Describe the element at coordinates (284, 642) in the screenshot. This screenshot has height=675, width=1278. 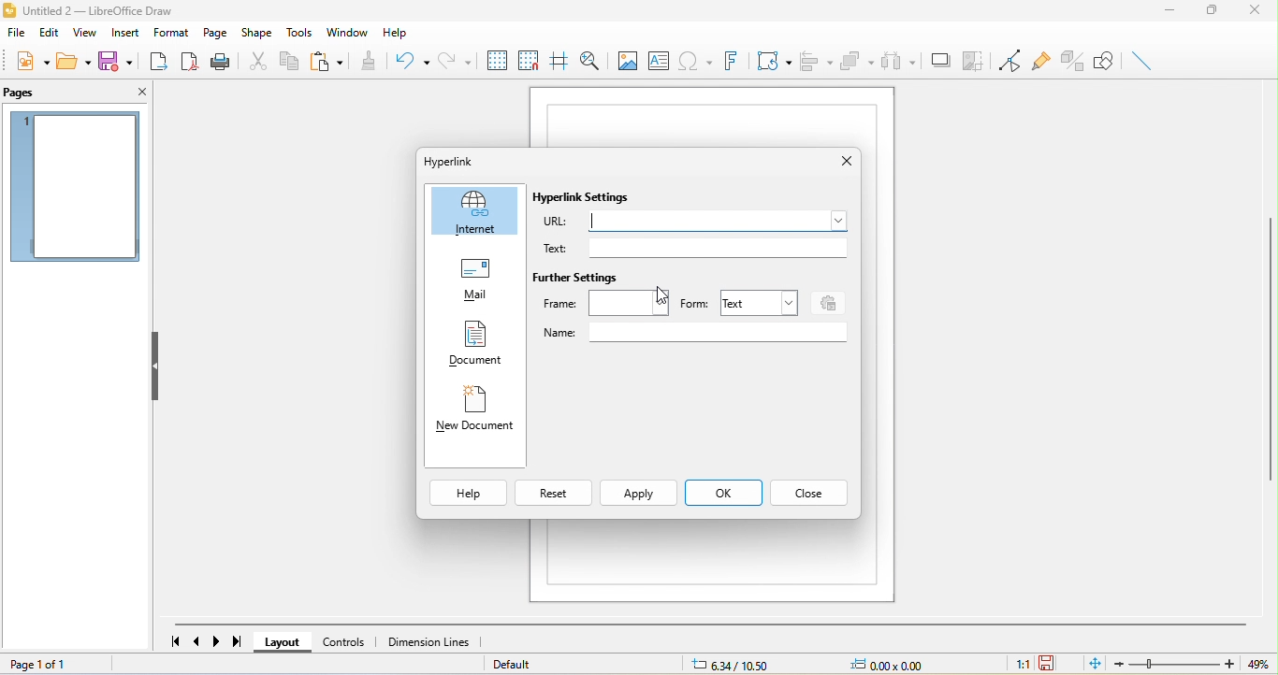
I see `layout` at that location.